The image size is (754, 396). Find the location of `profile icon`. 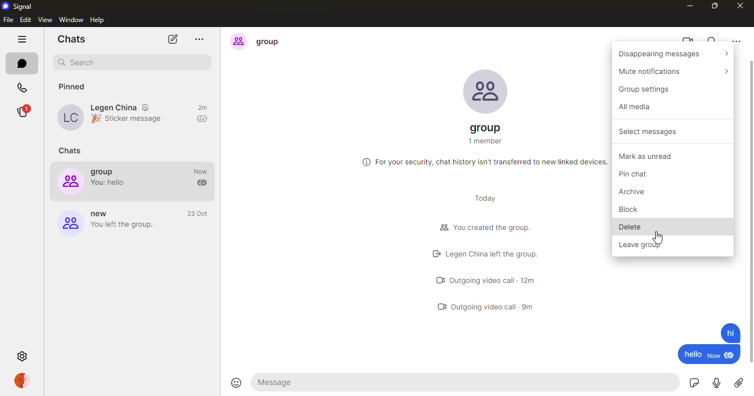

profile icon is located at coordinates (68, 225).